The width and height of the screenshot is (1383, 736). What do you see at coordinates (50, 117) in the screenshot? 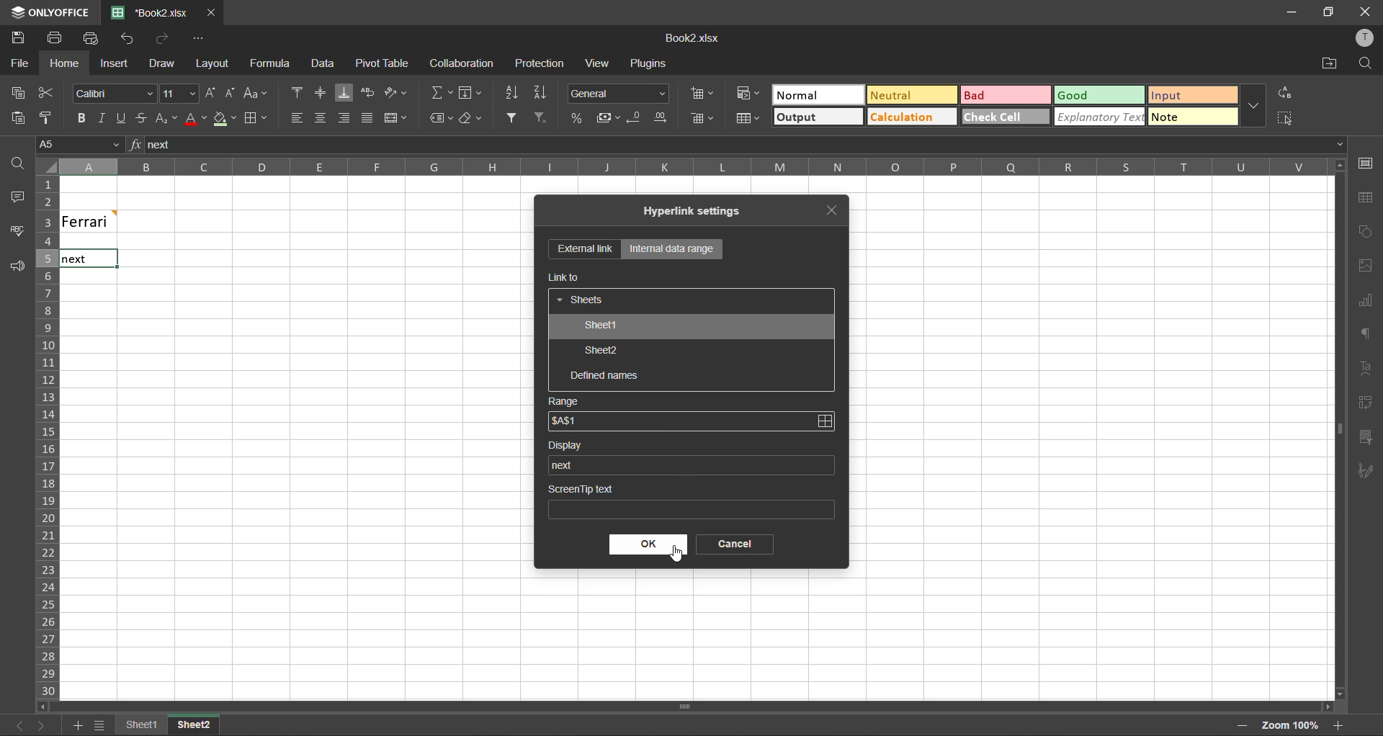
I see `copy style` at bounding box center [50, 117].